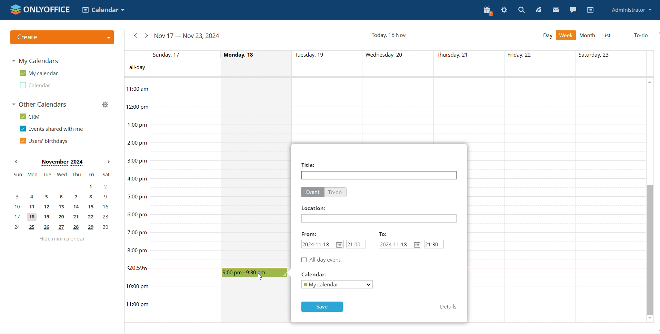 This screenshot has width=660, height=334. I want to click on previous month, so click(17, 161).